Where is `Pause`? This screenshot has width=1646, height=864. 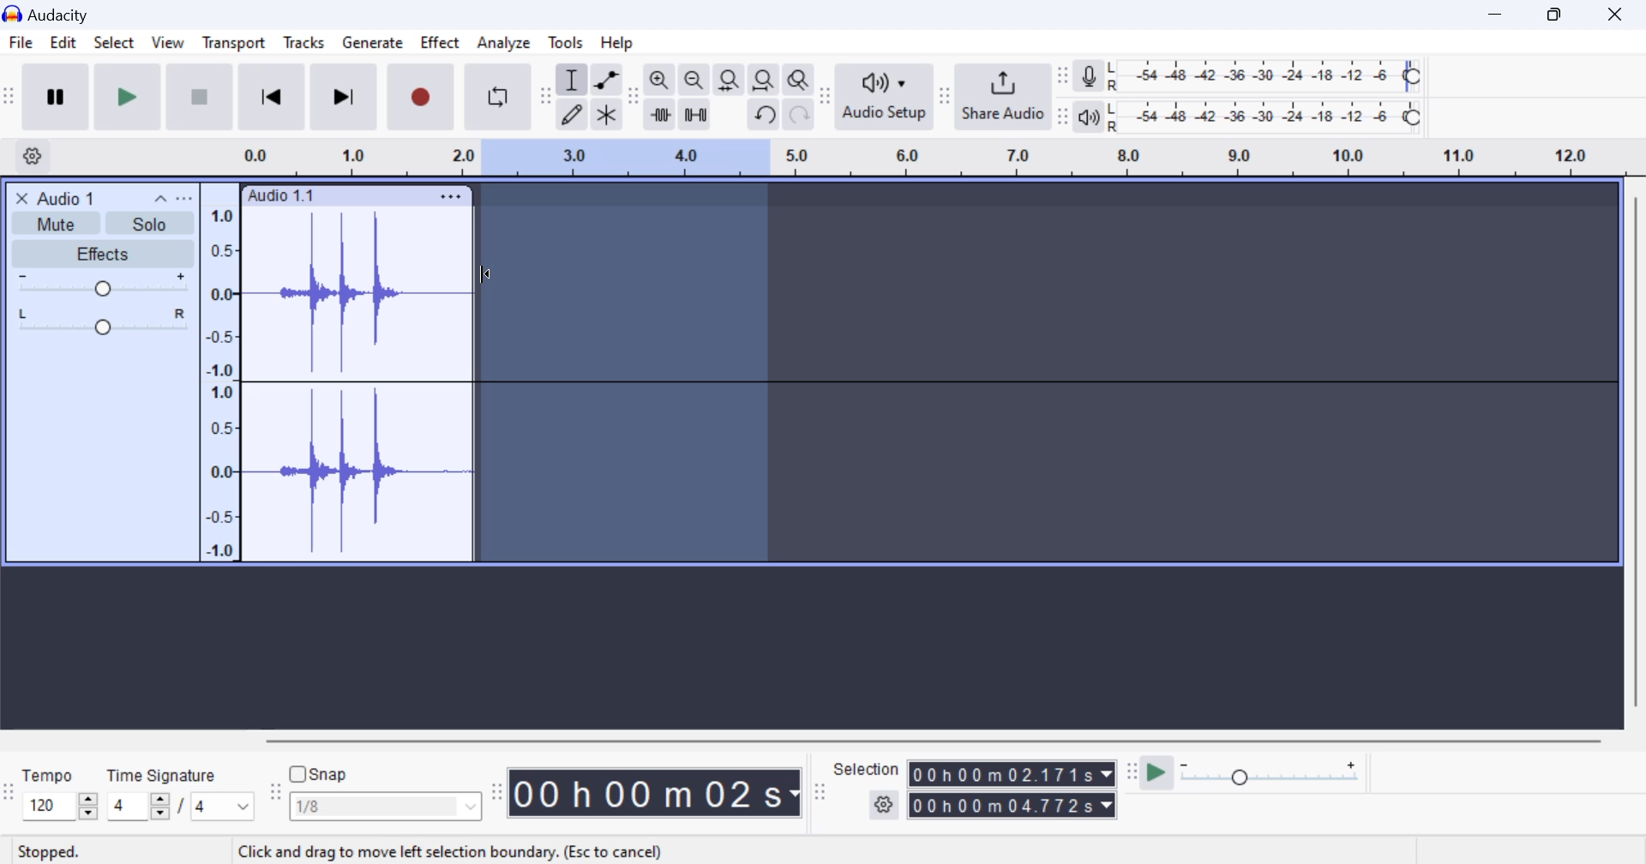
Pause is located at coordinates (55, 97).